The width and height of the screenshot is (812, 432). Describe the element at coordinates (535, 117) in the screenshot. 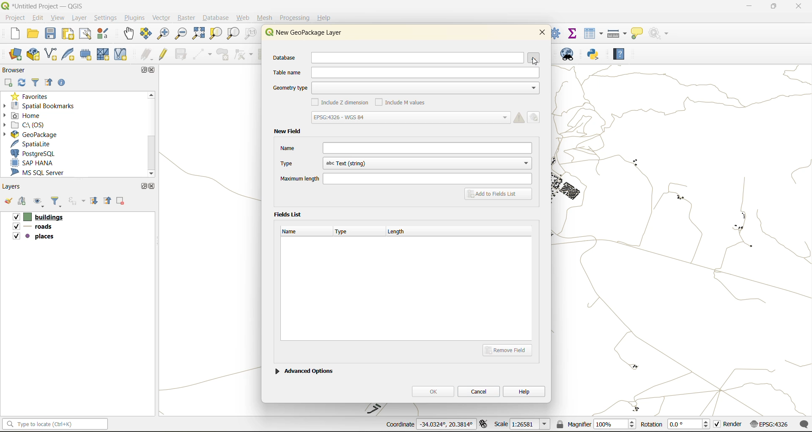

I see `Edit` at that location.